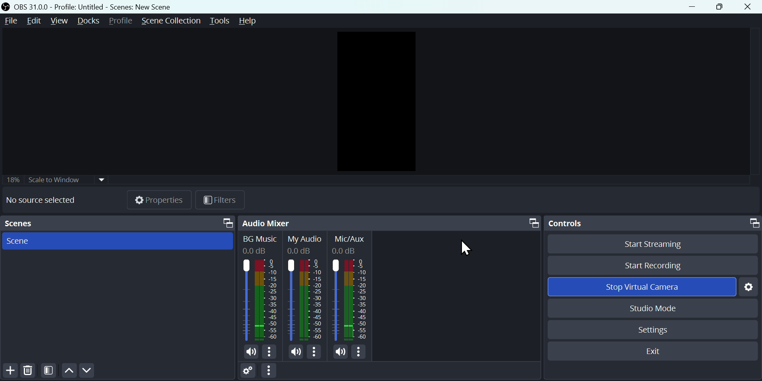 Image resolution: width=762 pixels, height=381 pixels. Describe the element at coordinates (22, 242) in the screenshot. I see `Scene` at that location.